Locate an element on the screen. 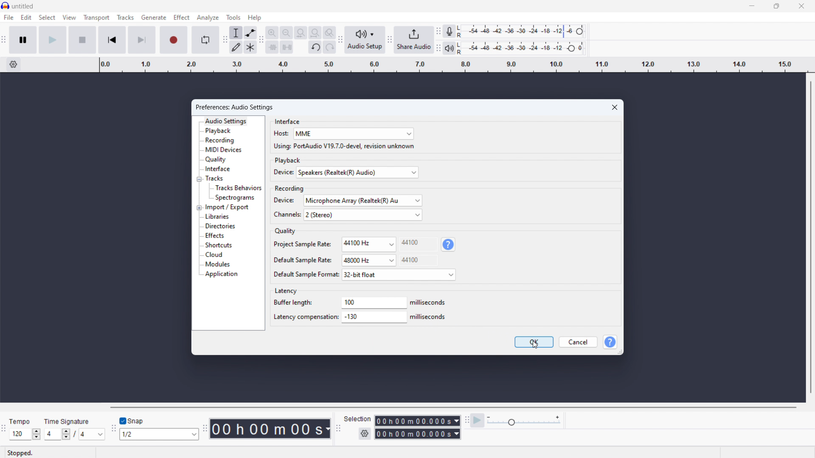 This screenshot has width=815, height=458. time toolbar is located at coordinates (205, 429).